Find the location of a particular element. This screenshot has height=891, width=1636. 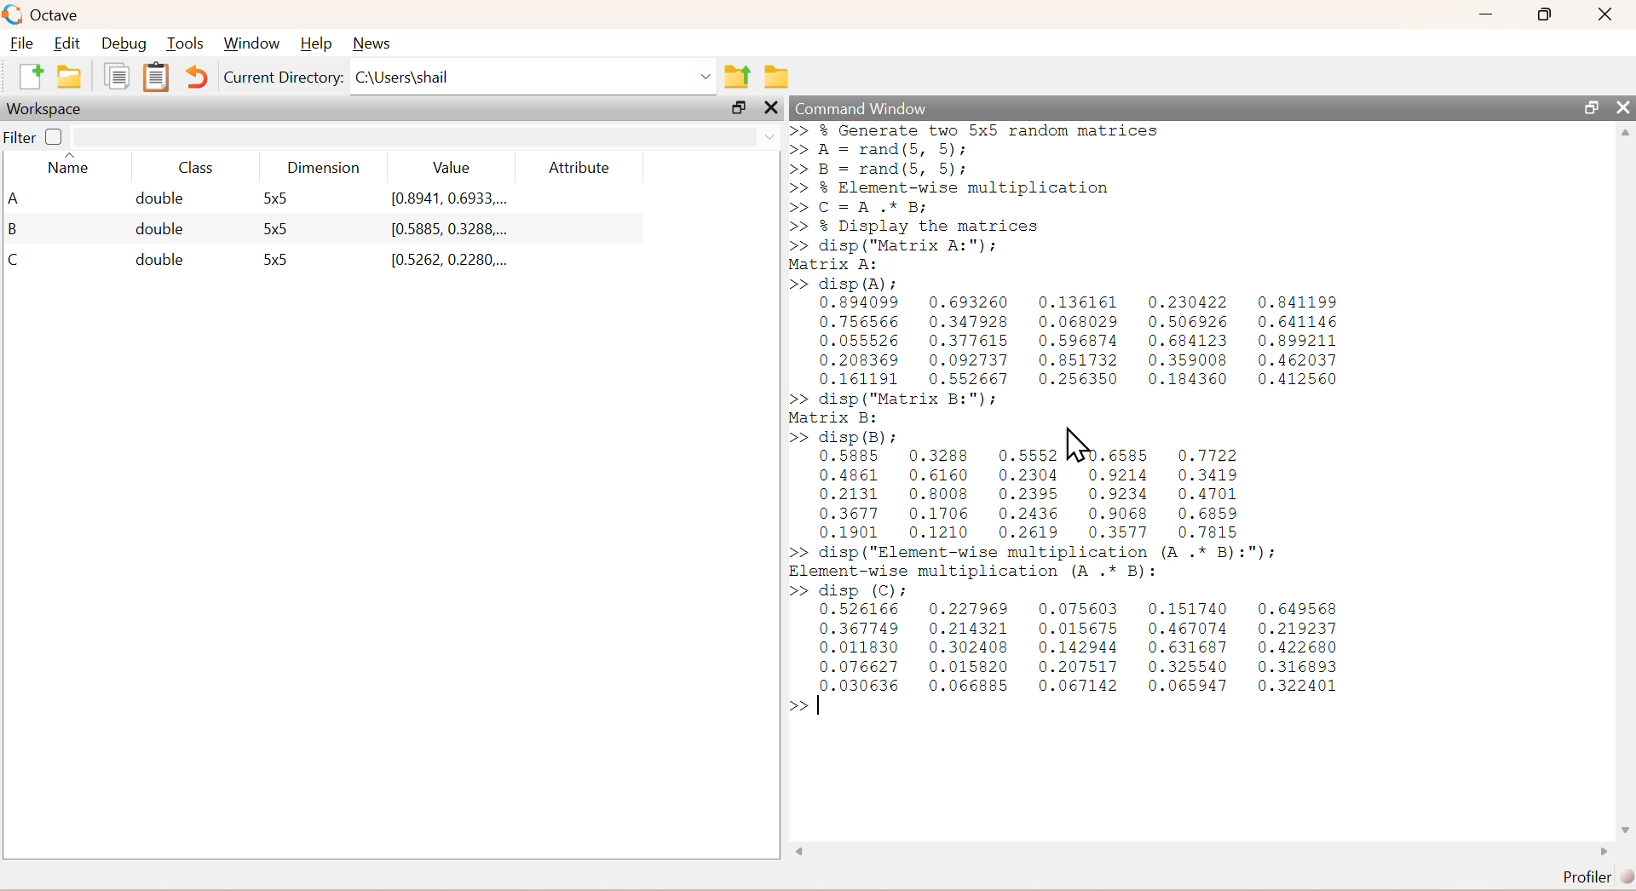

Current Directory: is located at coordinates (282, 82).